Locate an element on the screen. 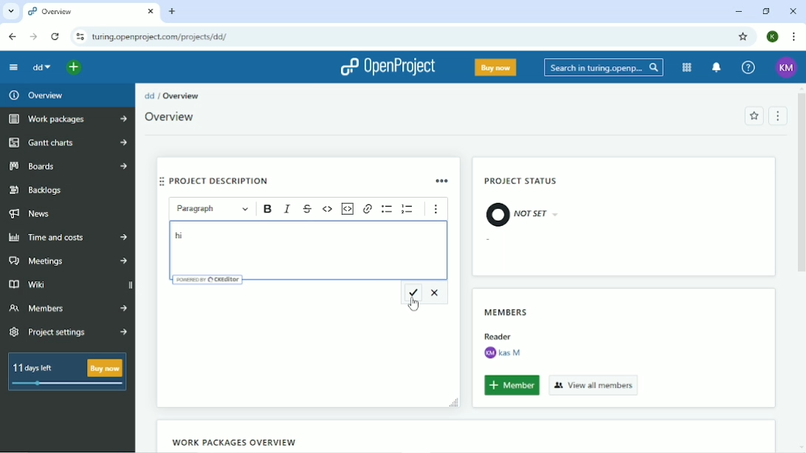 The height and width of the screenshot is (453, 806). News is located at coordinates (32, 215).